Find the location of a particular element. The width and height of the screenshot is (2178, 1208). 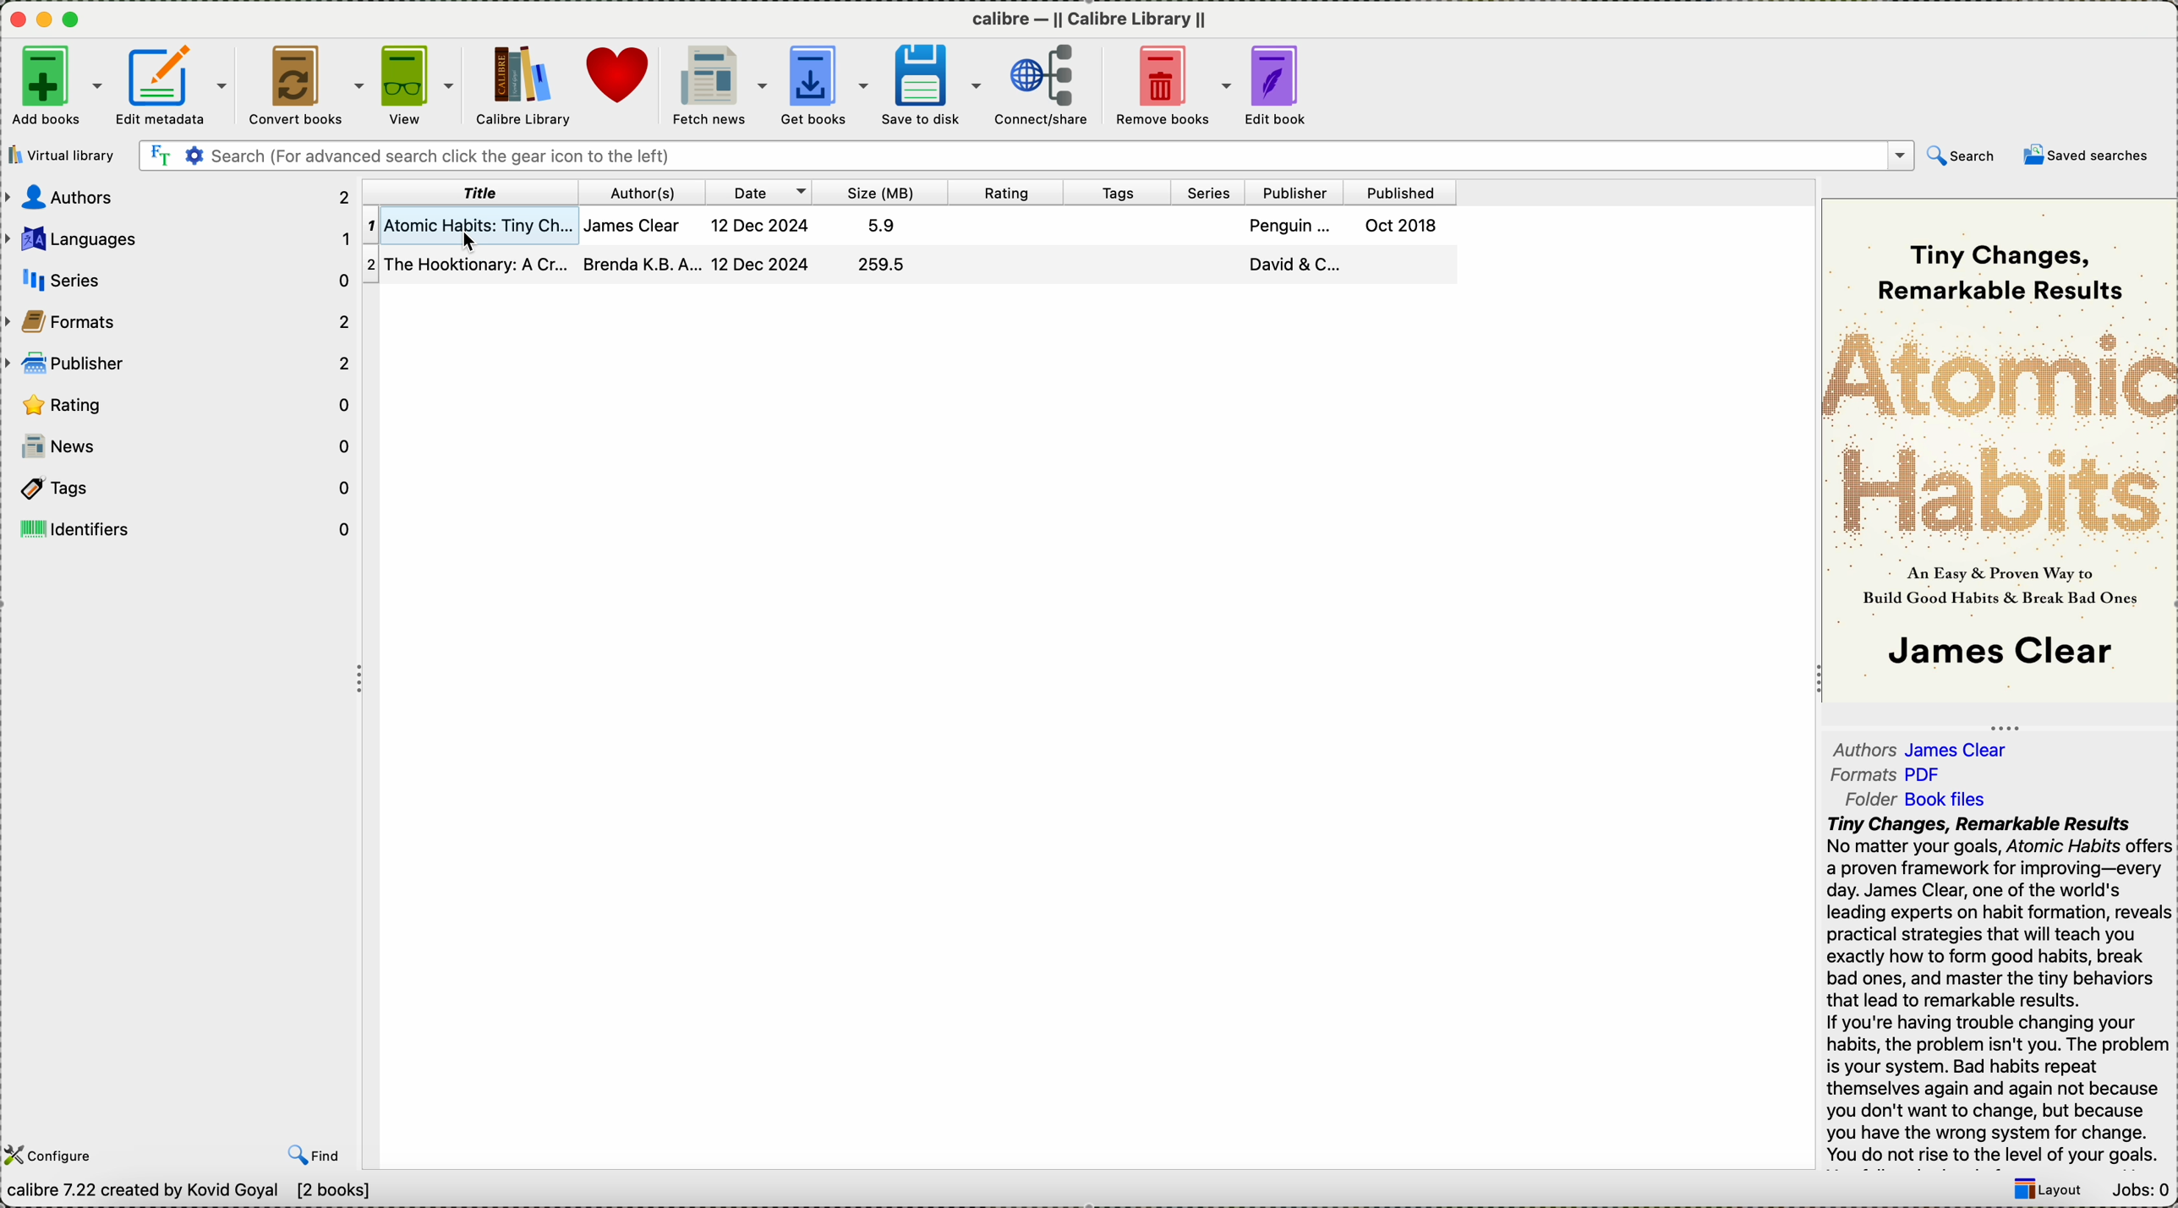

minimize is located at coordinates (44, 16).